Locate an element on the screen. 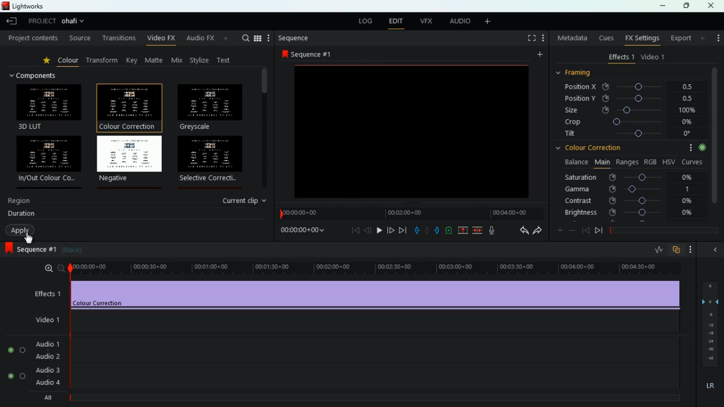 This screenshot has height=407, width=724. more is located at coordinates (488, 21).